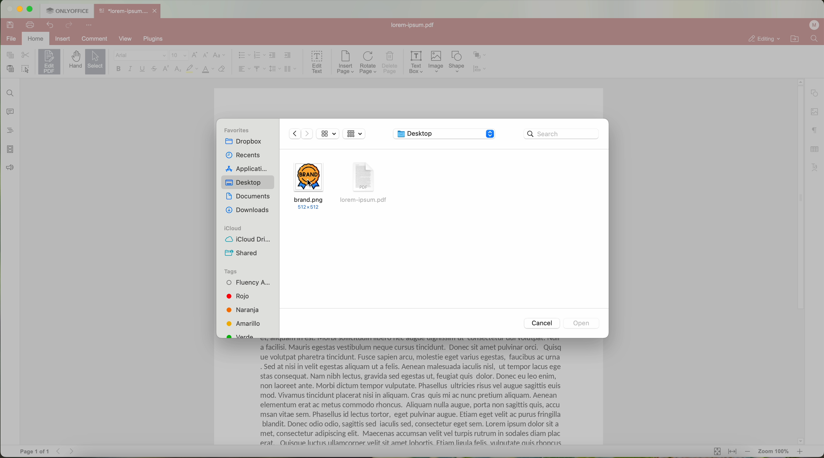 The image size is (824, 458). I want to click on italic, so click(130, 69).